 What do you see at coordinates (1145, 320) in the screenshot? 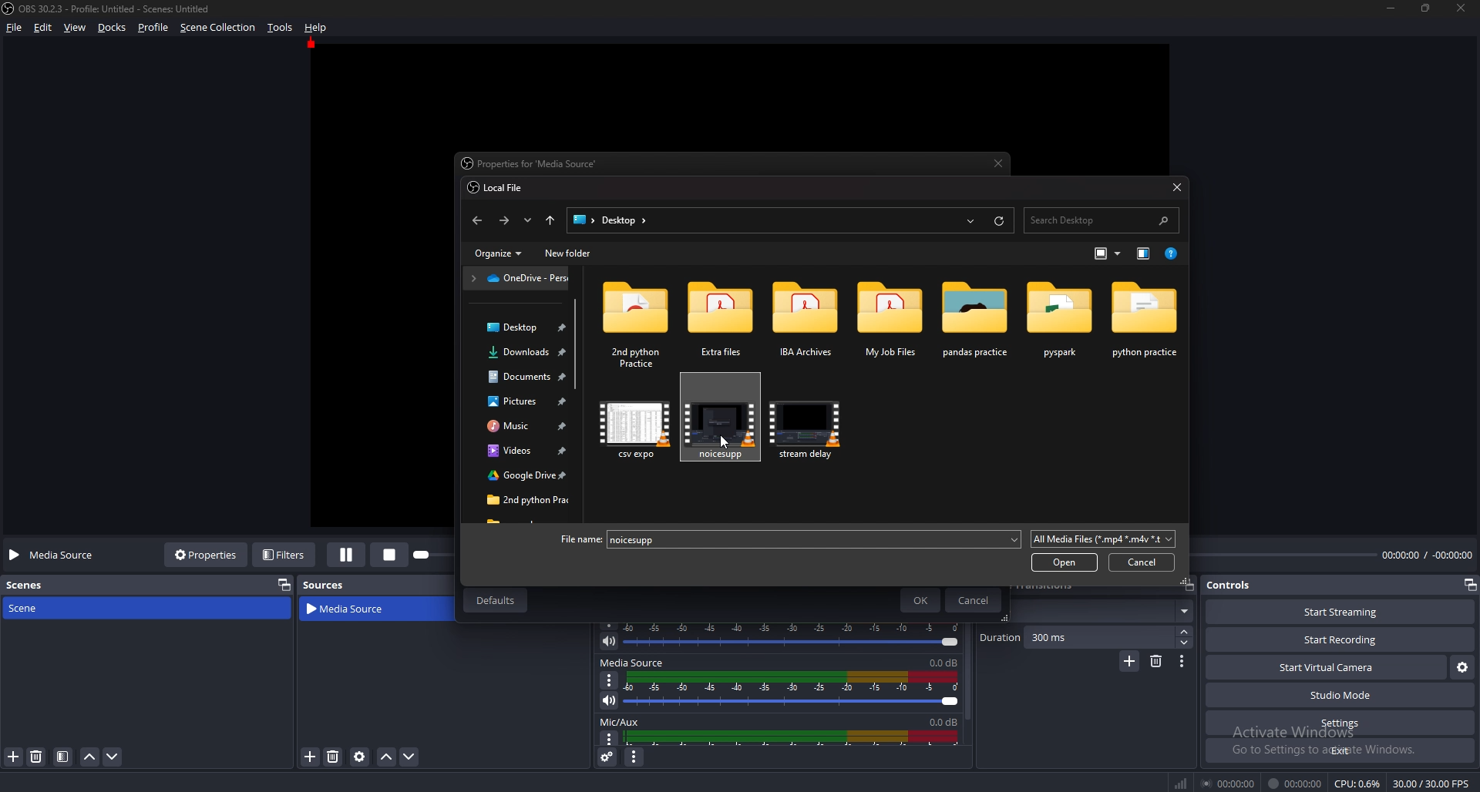
I see `folder` at bounding box center [1145, 320].